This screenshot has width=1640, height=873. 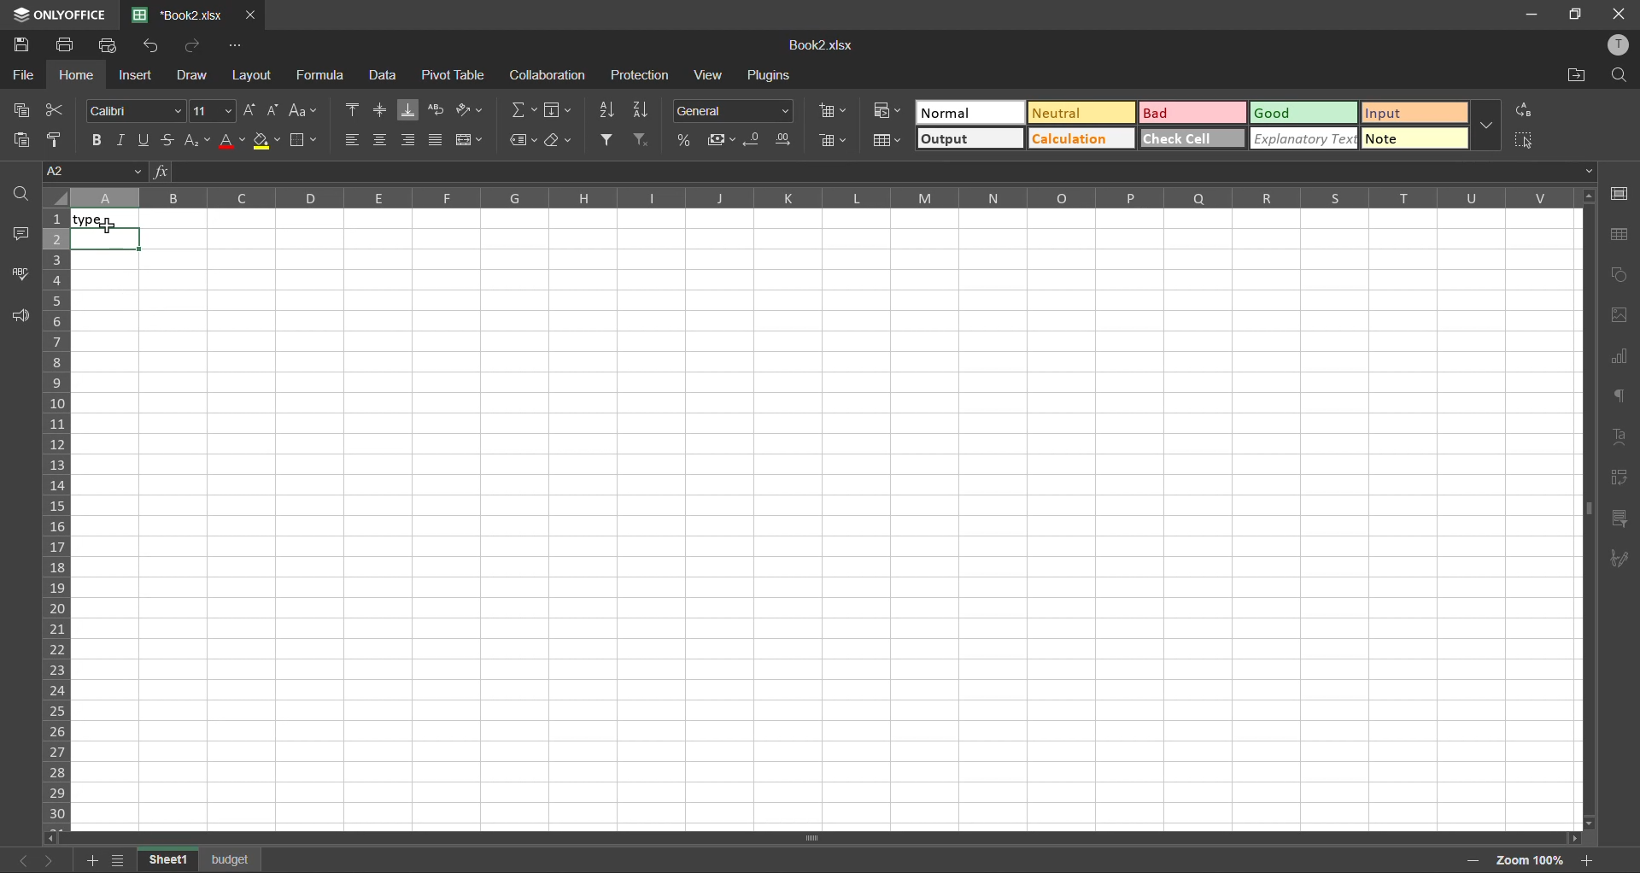 I want to click on slicer, so click(x=1619, y=522).